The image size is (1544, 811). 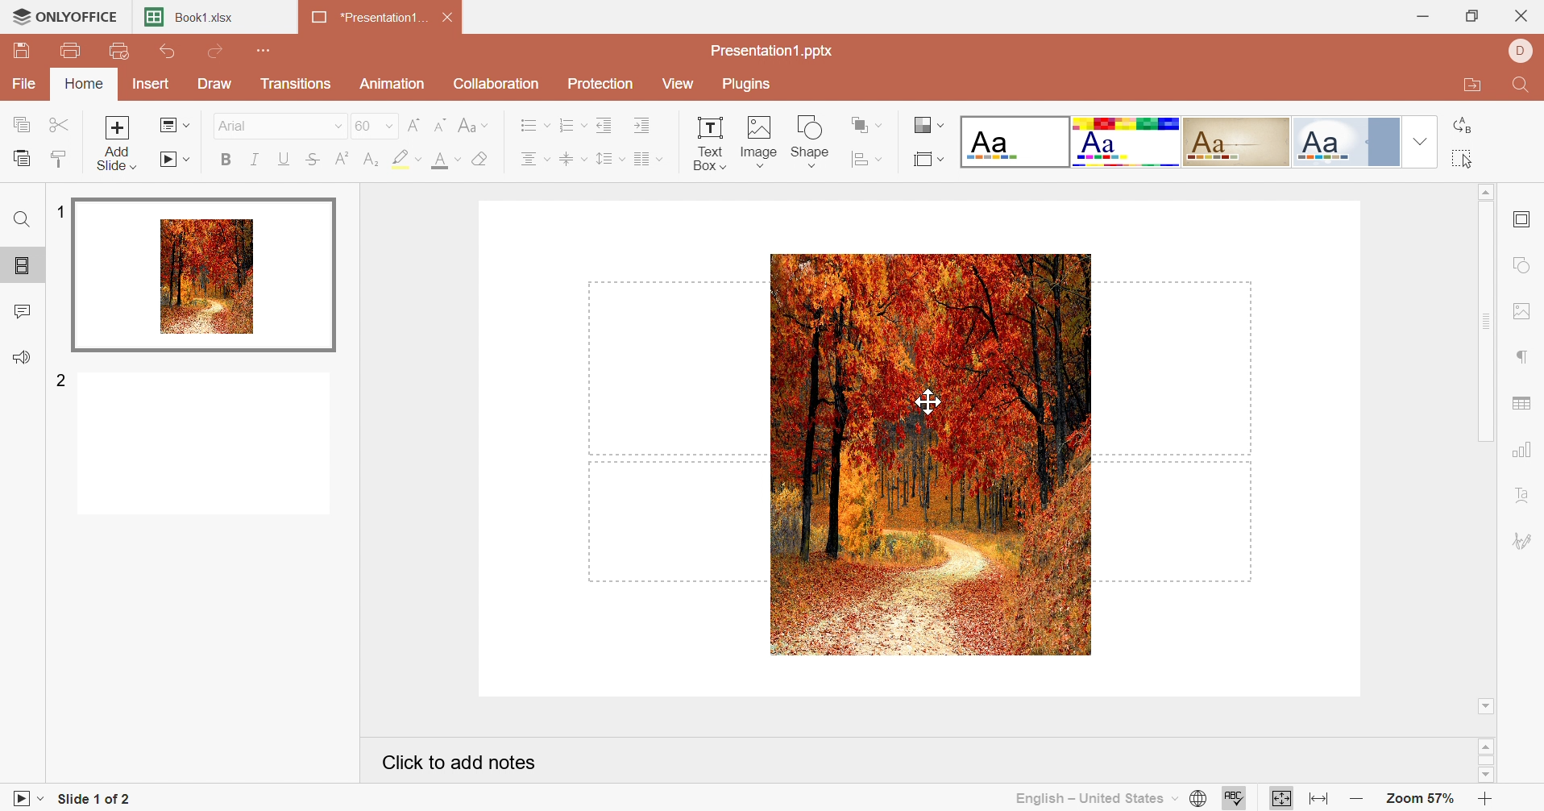 I want to click on DELL, so click(x=1521, y=52).